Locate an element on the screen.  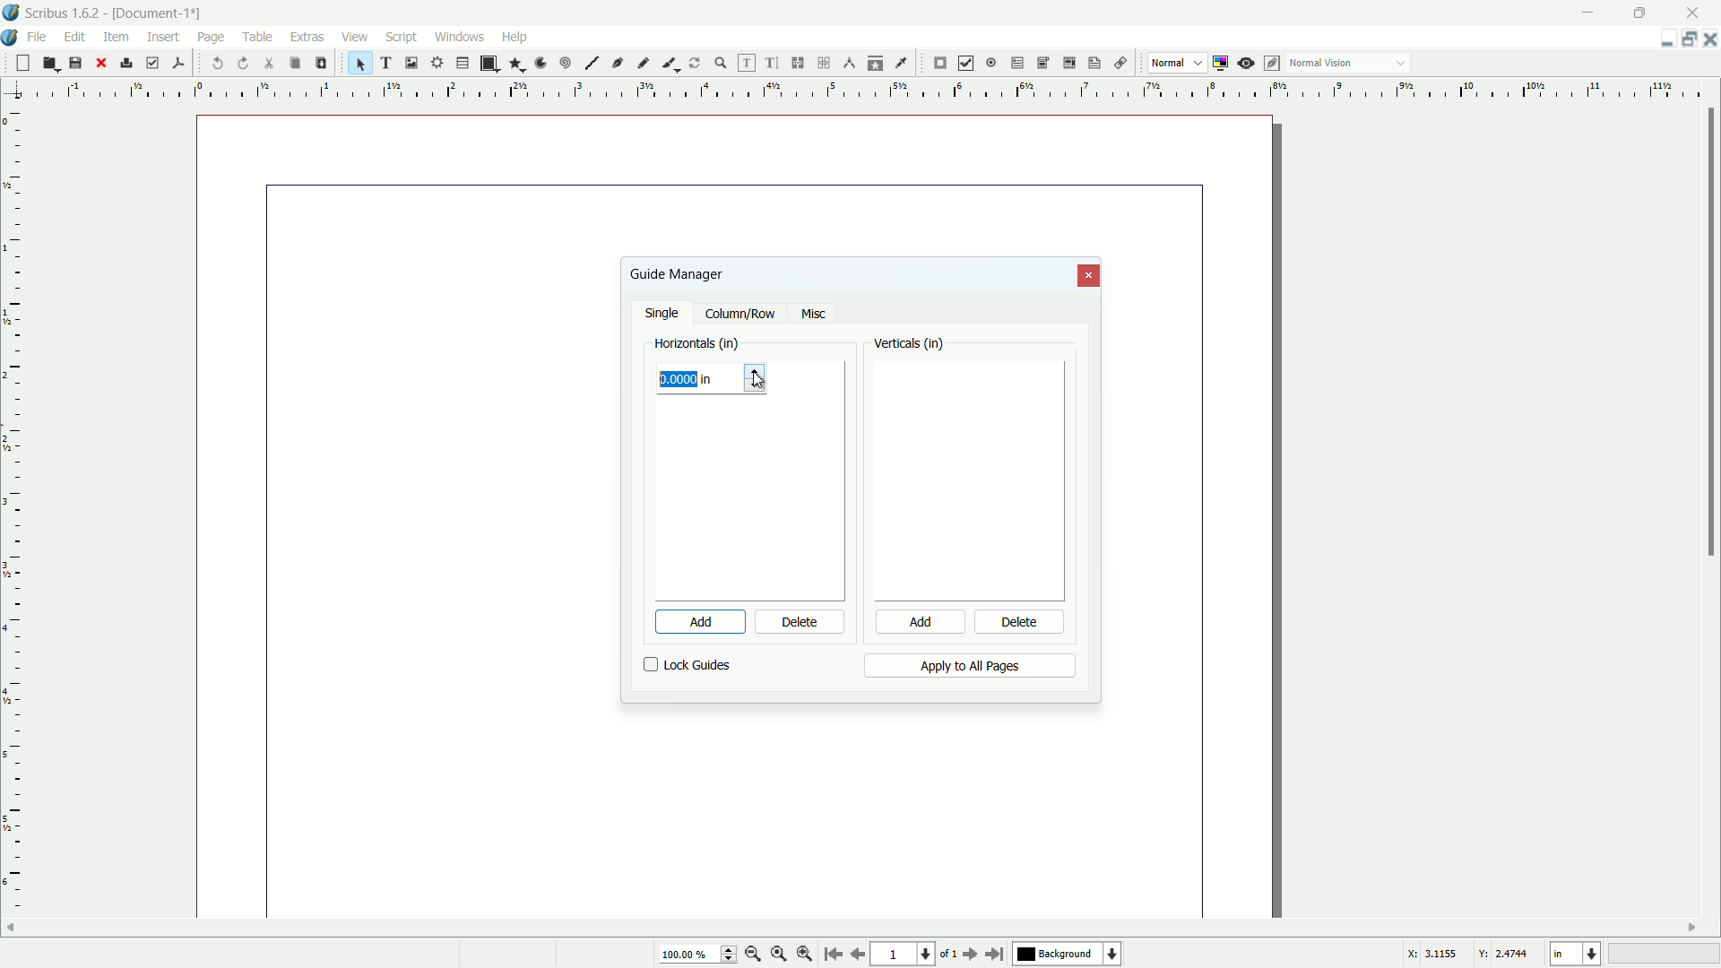
go to start page is located at coordinates (831, 955).